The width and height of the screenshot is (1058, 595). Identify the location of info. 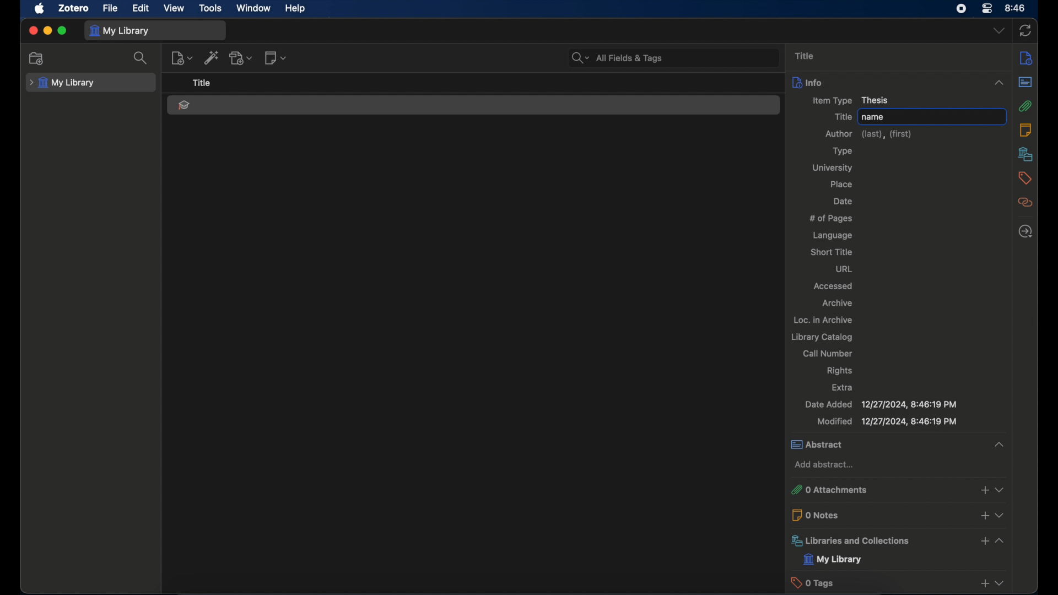
(1027, 58).